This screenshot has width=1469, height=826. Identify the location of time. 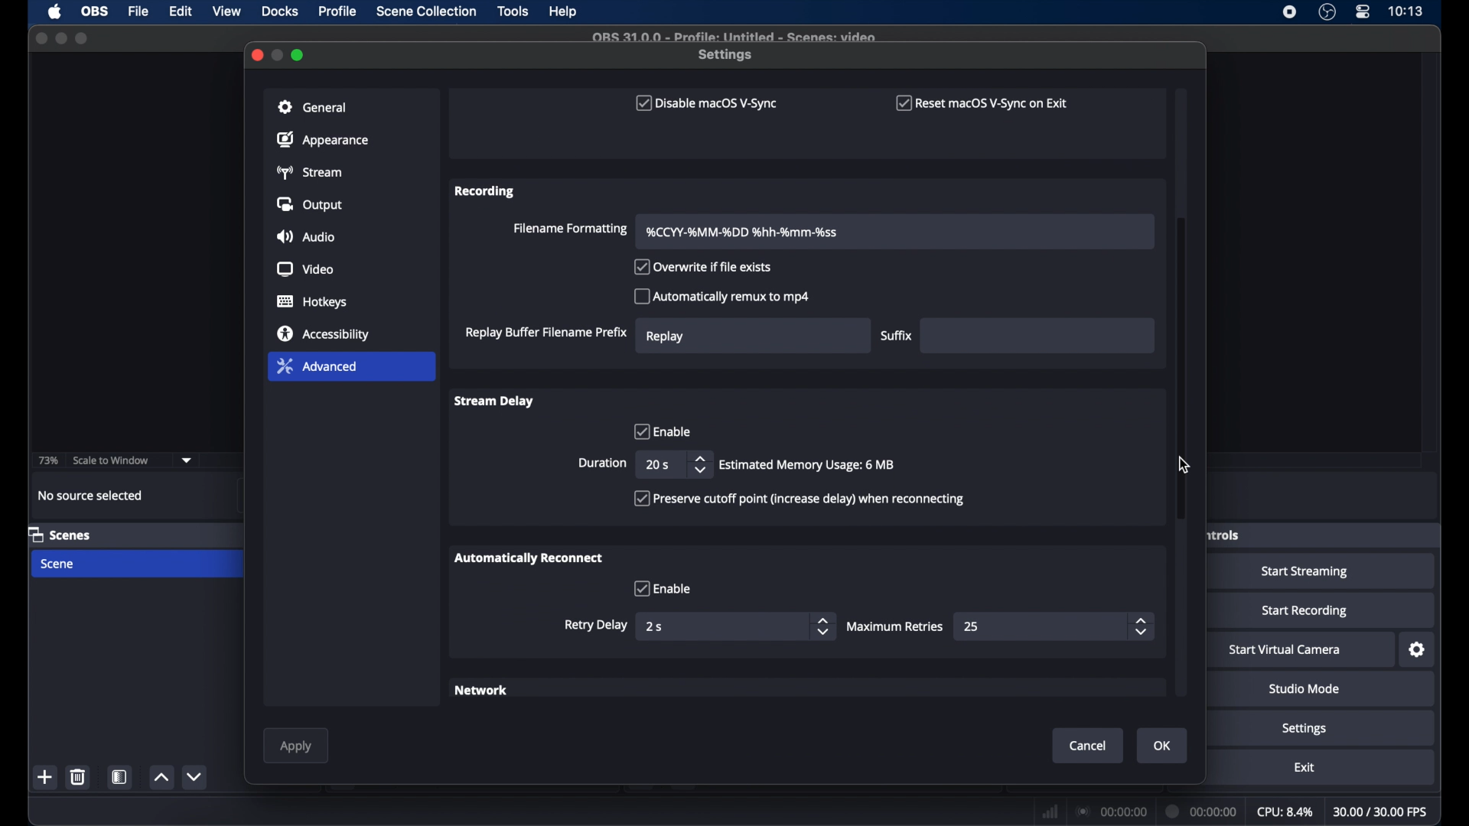
(1405, 11).